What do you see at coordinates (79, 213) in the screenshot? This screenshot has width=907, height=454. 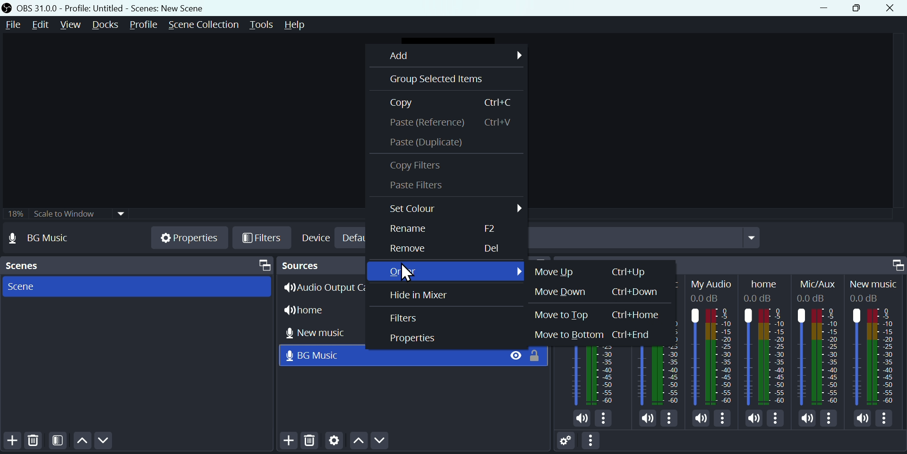 I see `Scale to window` at bounding box center [79, 213].